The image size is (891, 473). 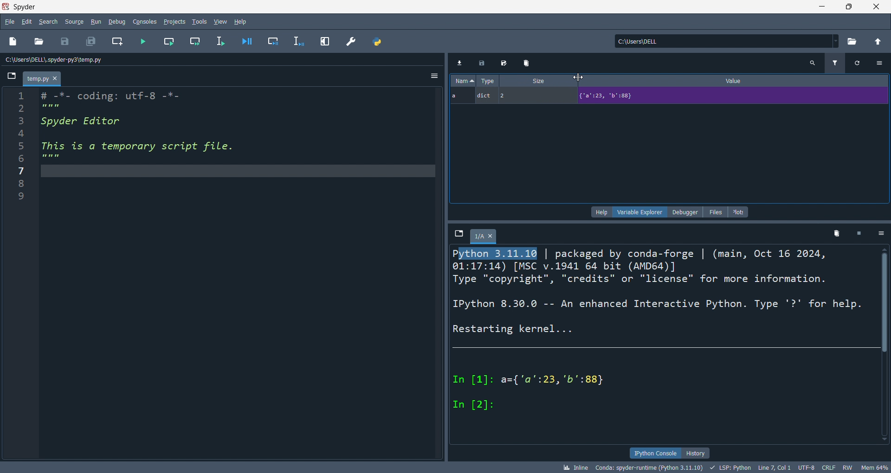 What do you see at coordinates (490, 81) in the screenshot?
I see `type` at bounding box center [490, 81].